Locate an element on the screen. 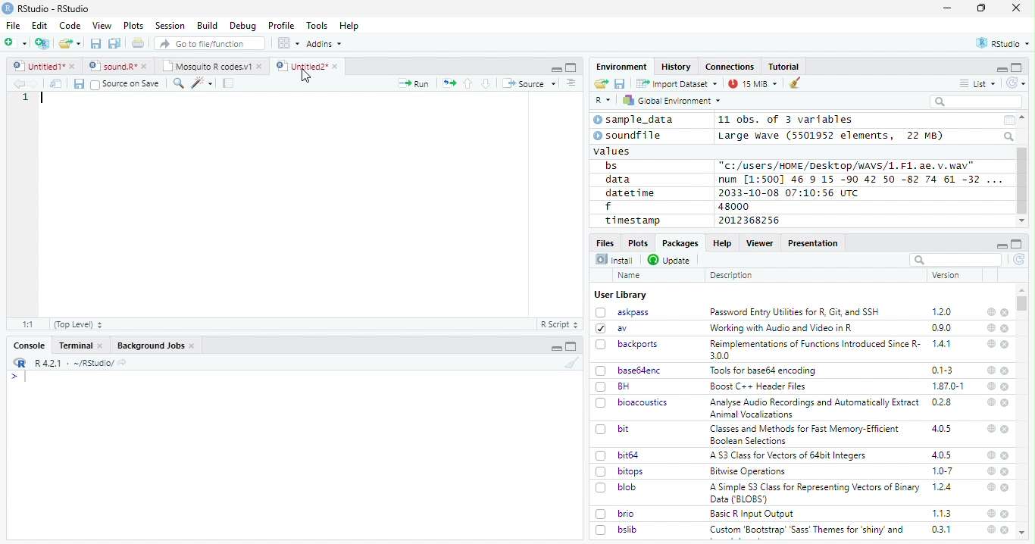 Image resolution: width=1035 pixels, height=544 pixels. Packages is located at coordinates (679, 243).